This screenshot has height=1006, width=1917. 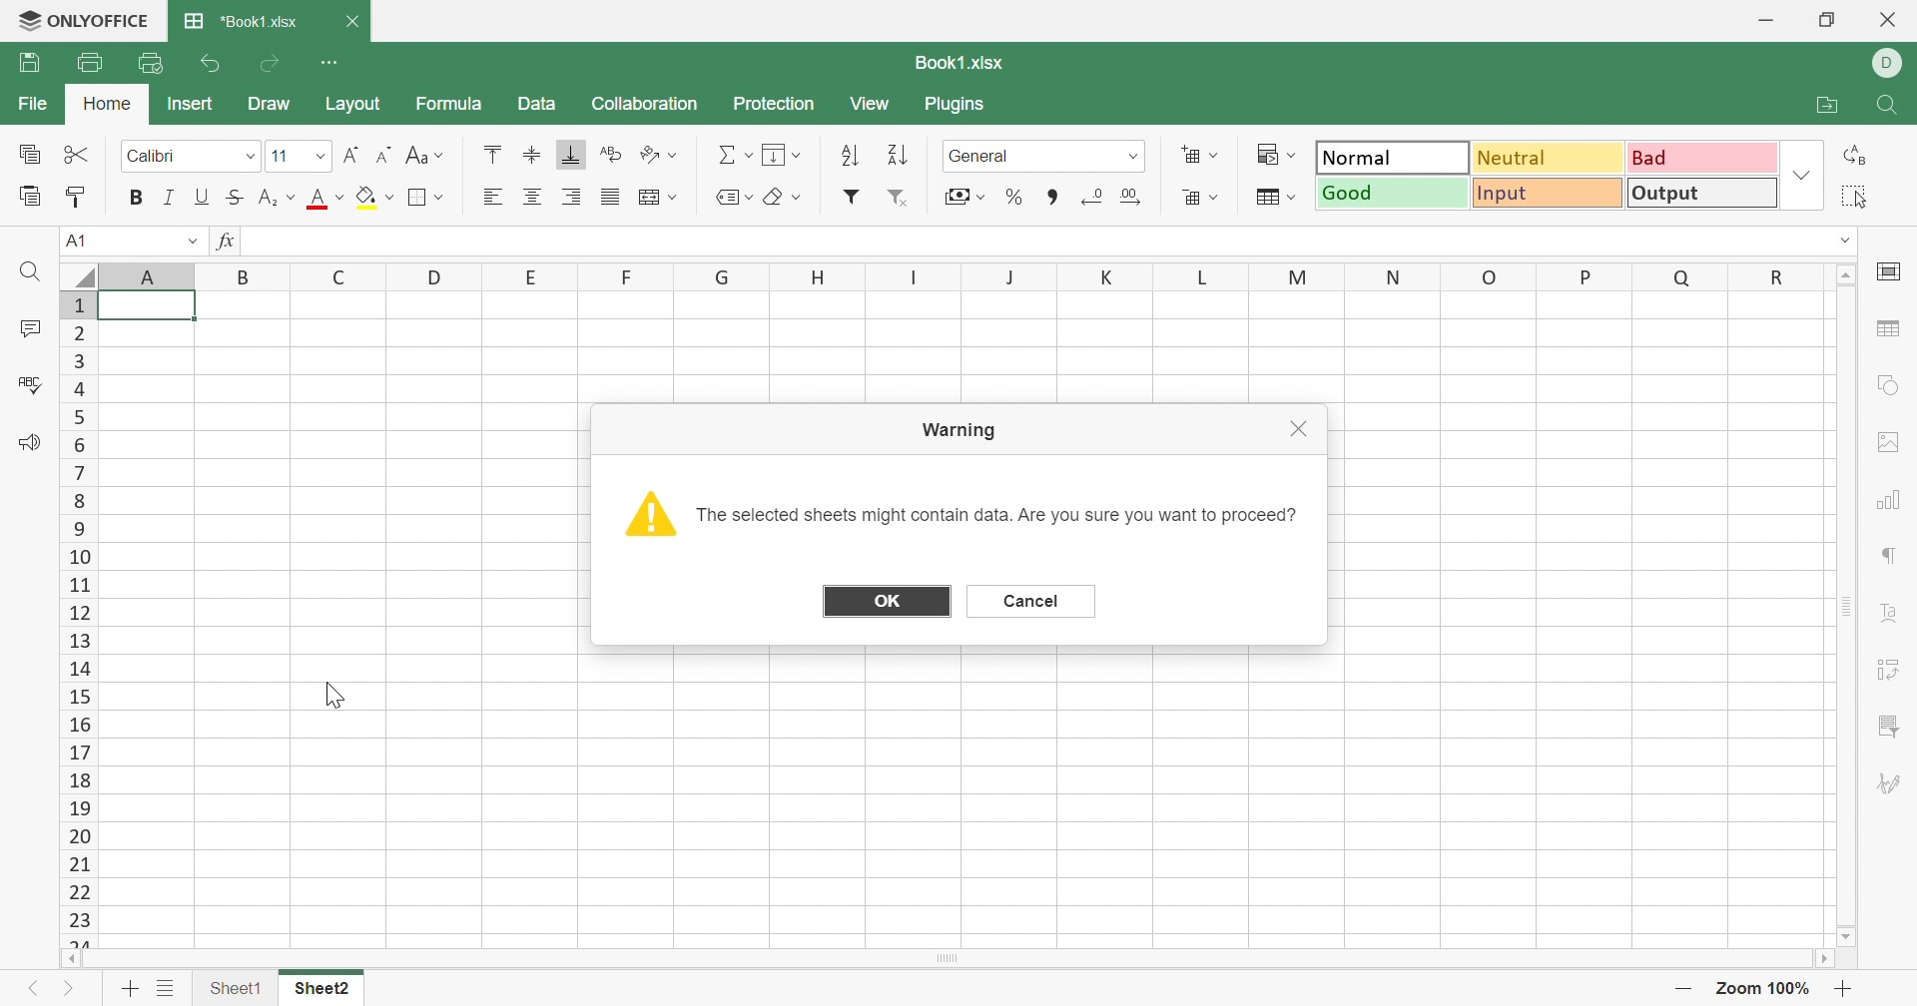 I want to click on Orientation, so click(x=647, y=153).